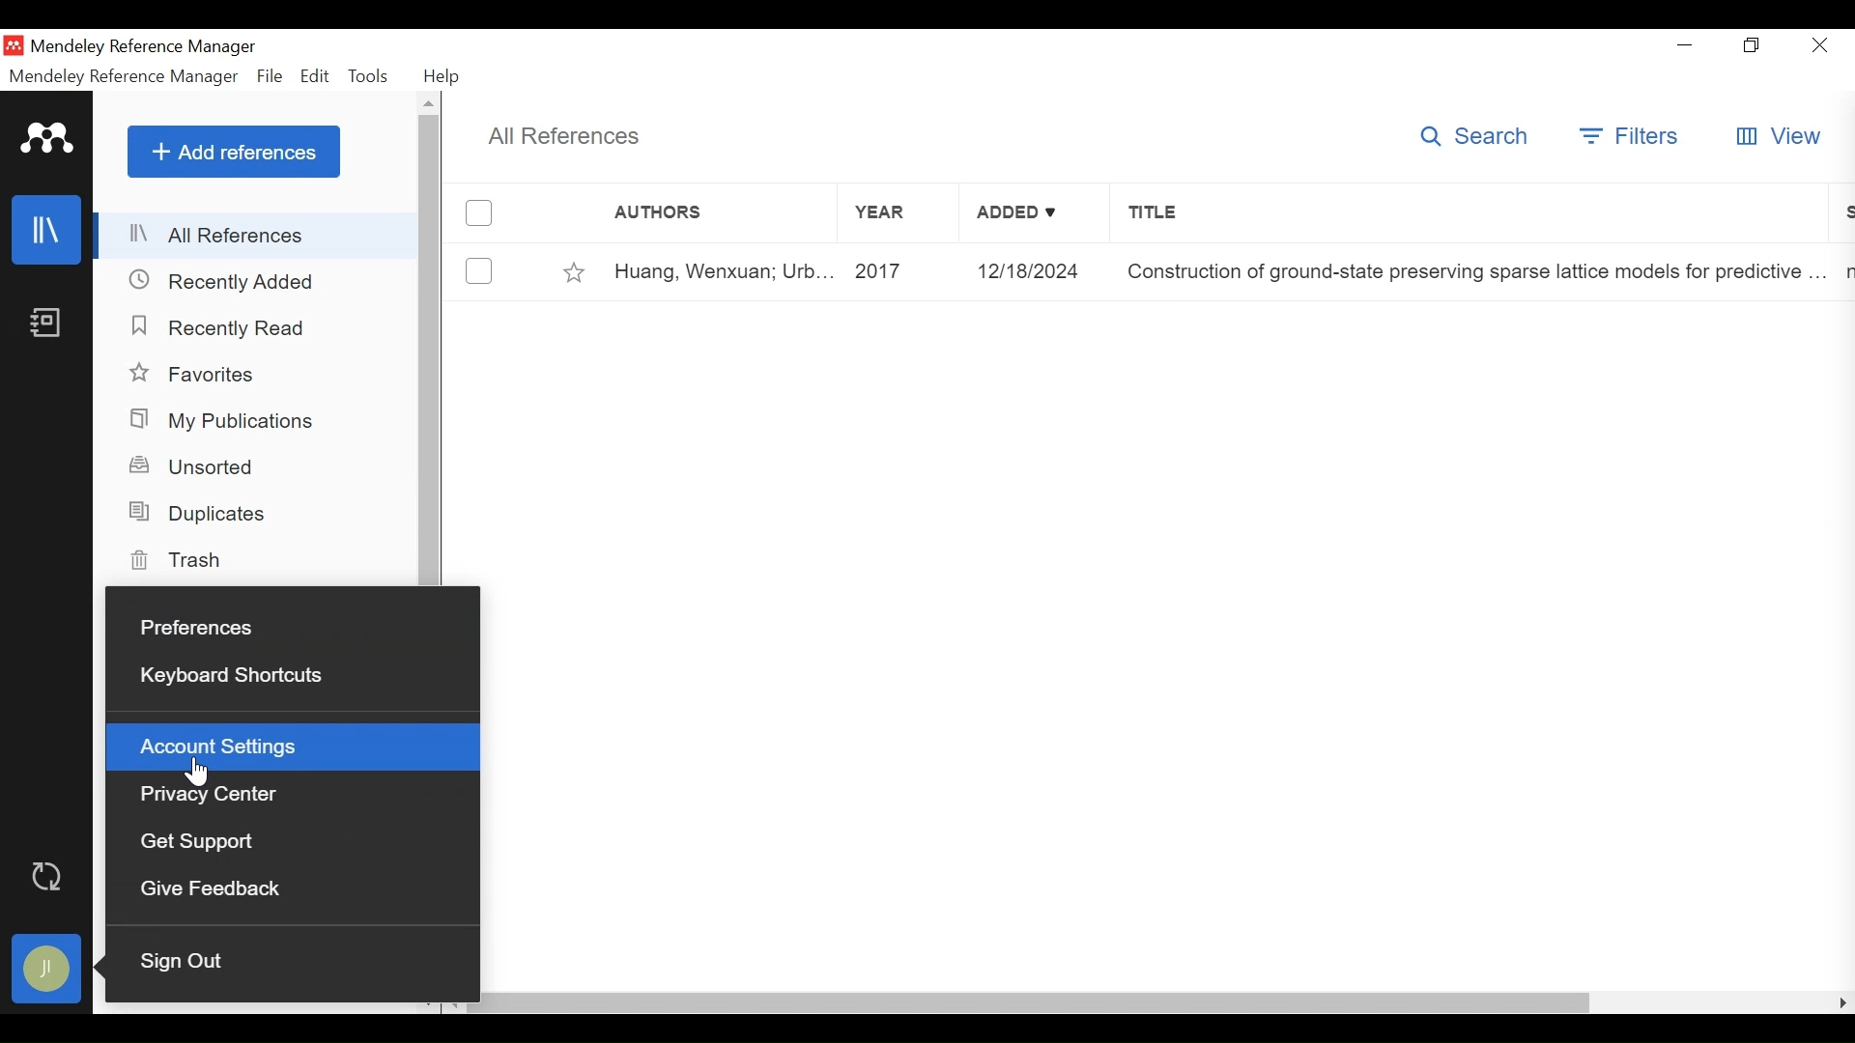 The height and width of the screenshot is (1043, 1855). I want to click on Tools, so click(368, 75).